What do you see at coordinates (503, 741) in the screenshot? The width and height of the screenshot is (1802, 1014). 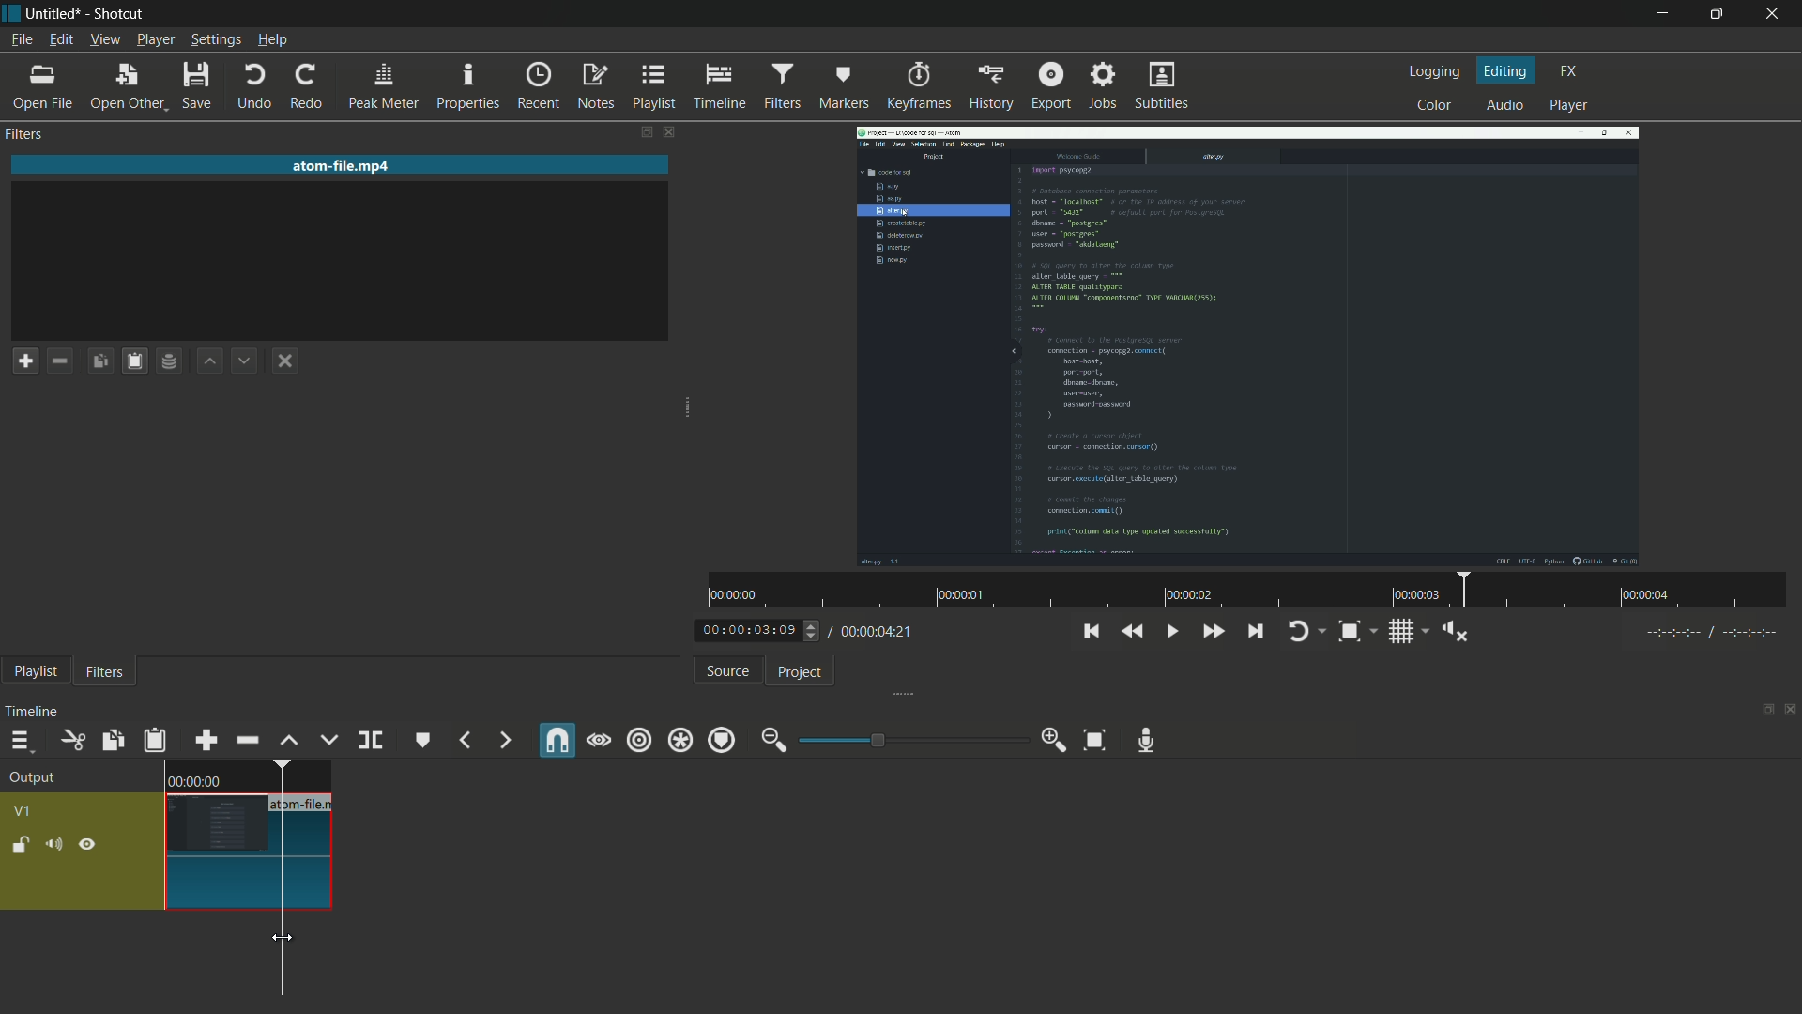 I see `next marker` at bounding box center [503, 741].